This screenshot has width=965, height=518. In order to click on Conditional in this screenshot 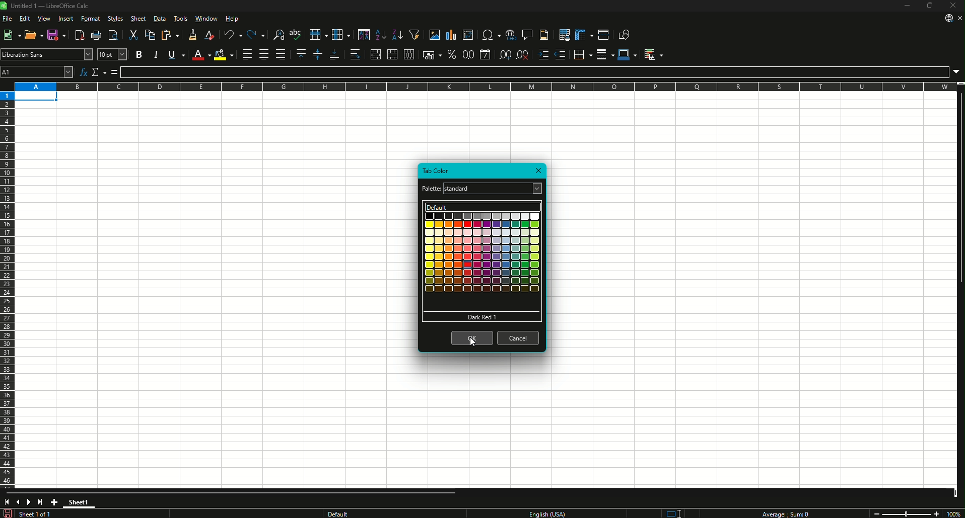, I will do `click(653, 55)`.